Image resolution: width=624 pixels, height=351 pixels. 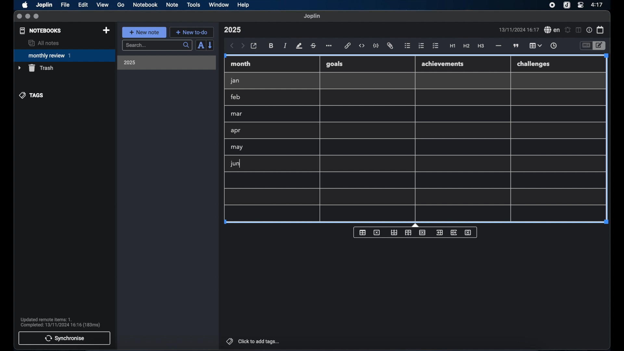 I want to click on toggle editor layout, so click(x=579, y=30).